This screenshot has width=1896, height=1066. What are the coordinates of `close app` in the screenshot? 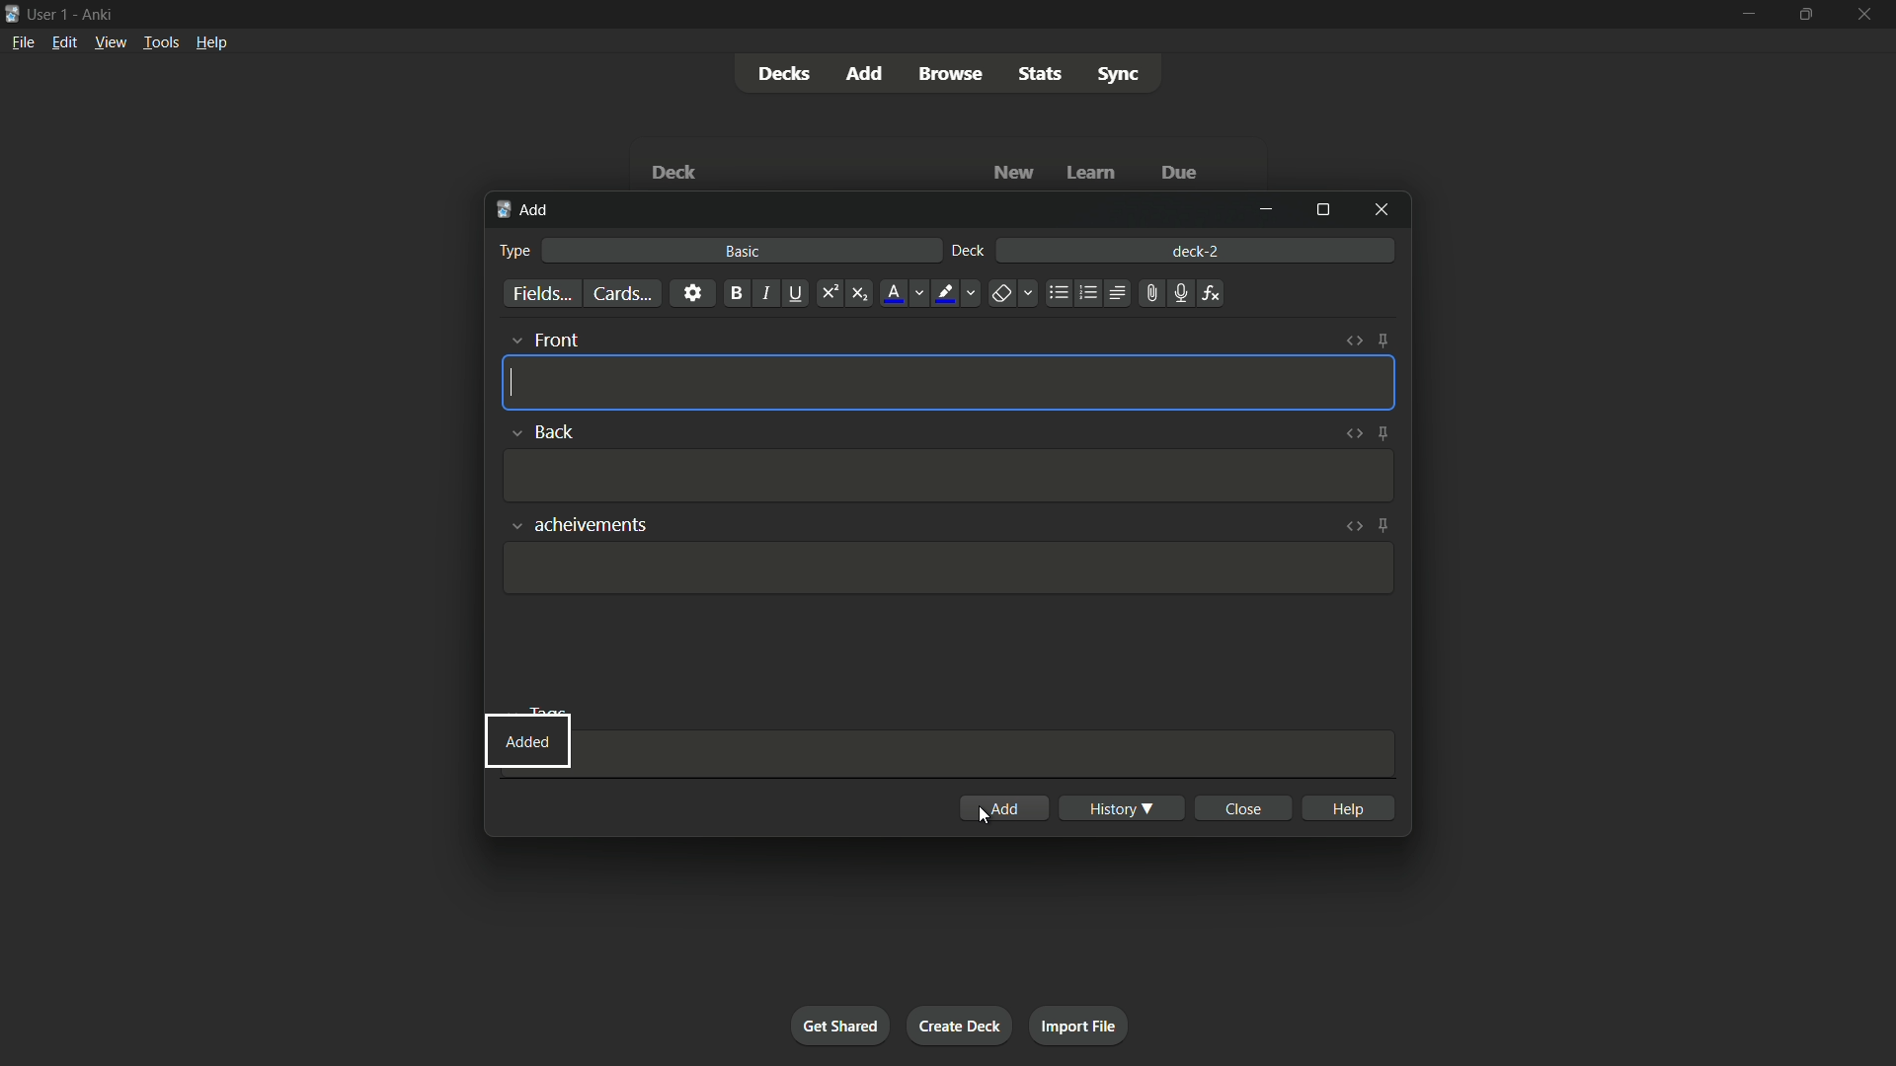 It's located at (1867, 15).